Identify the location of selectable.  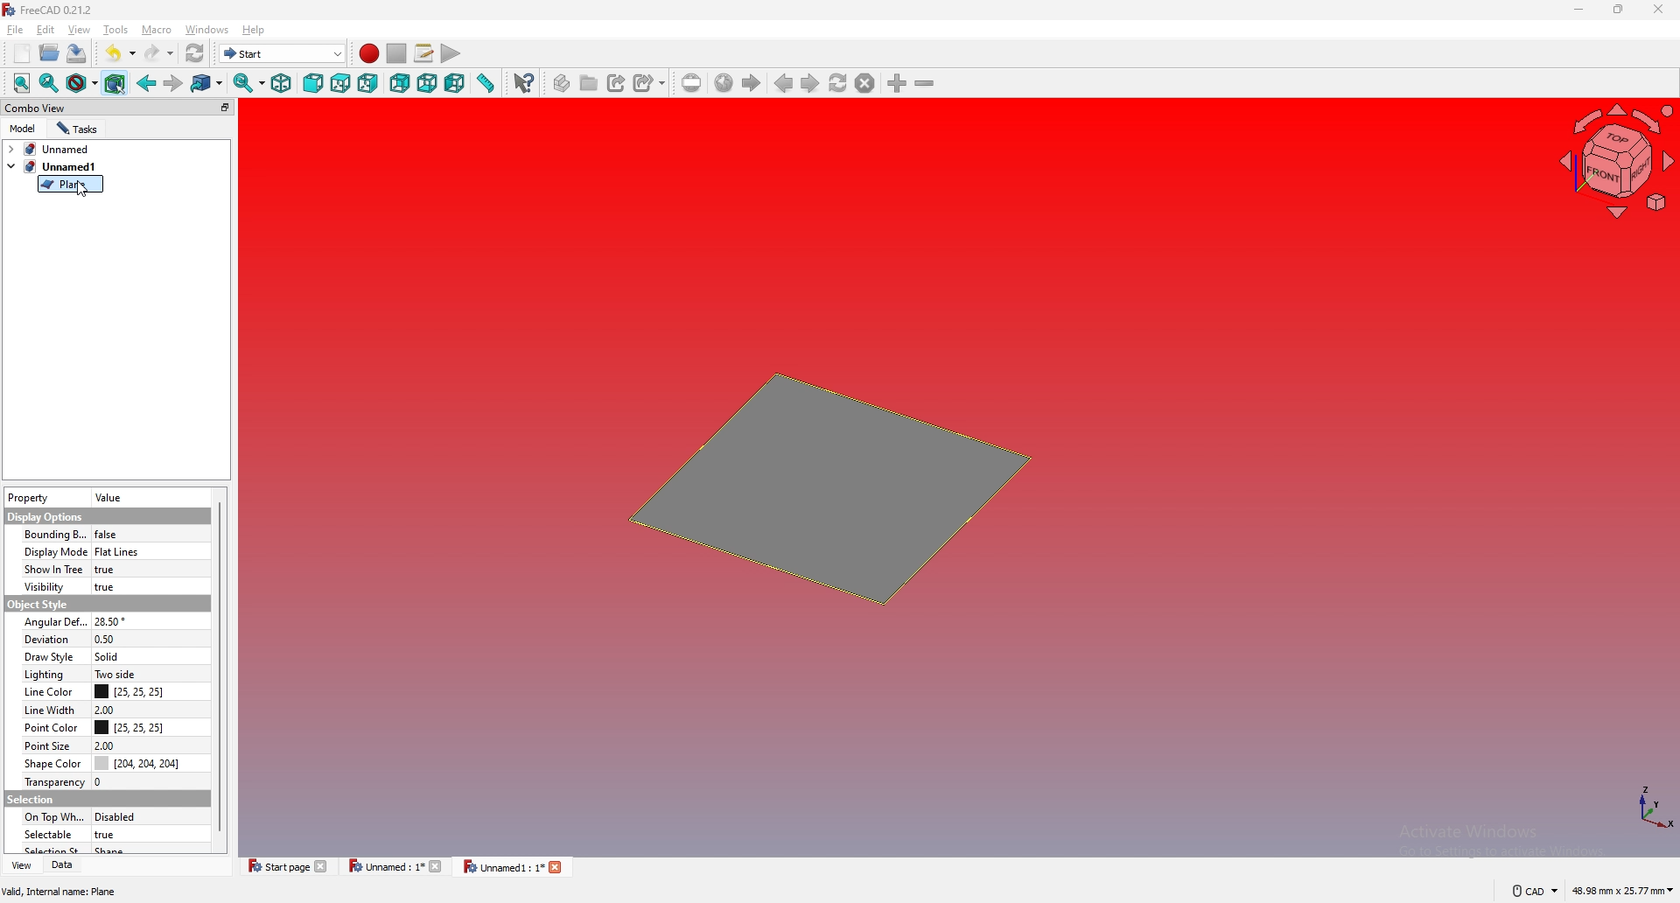
(55, 834).